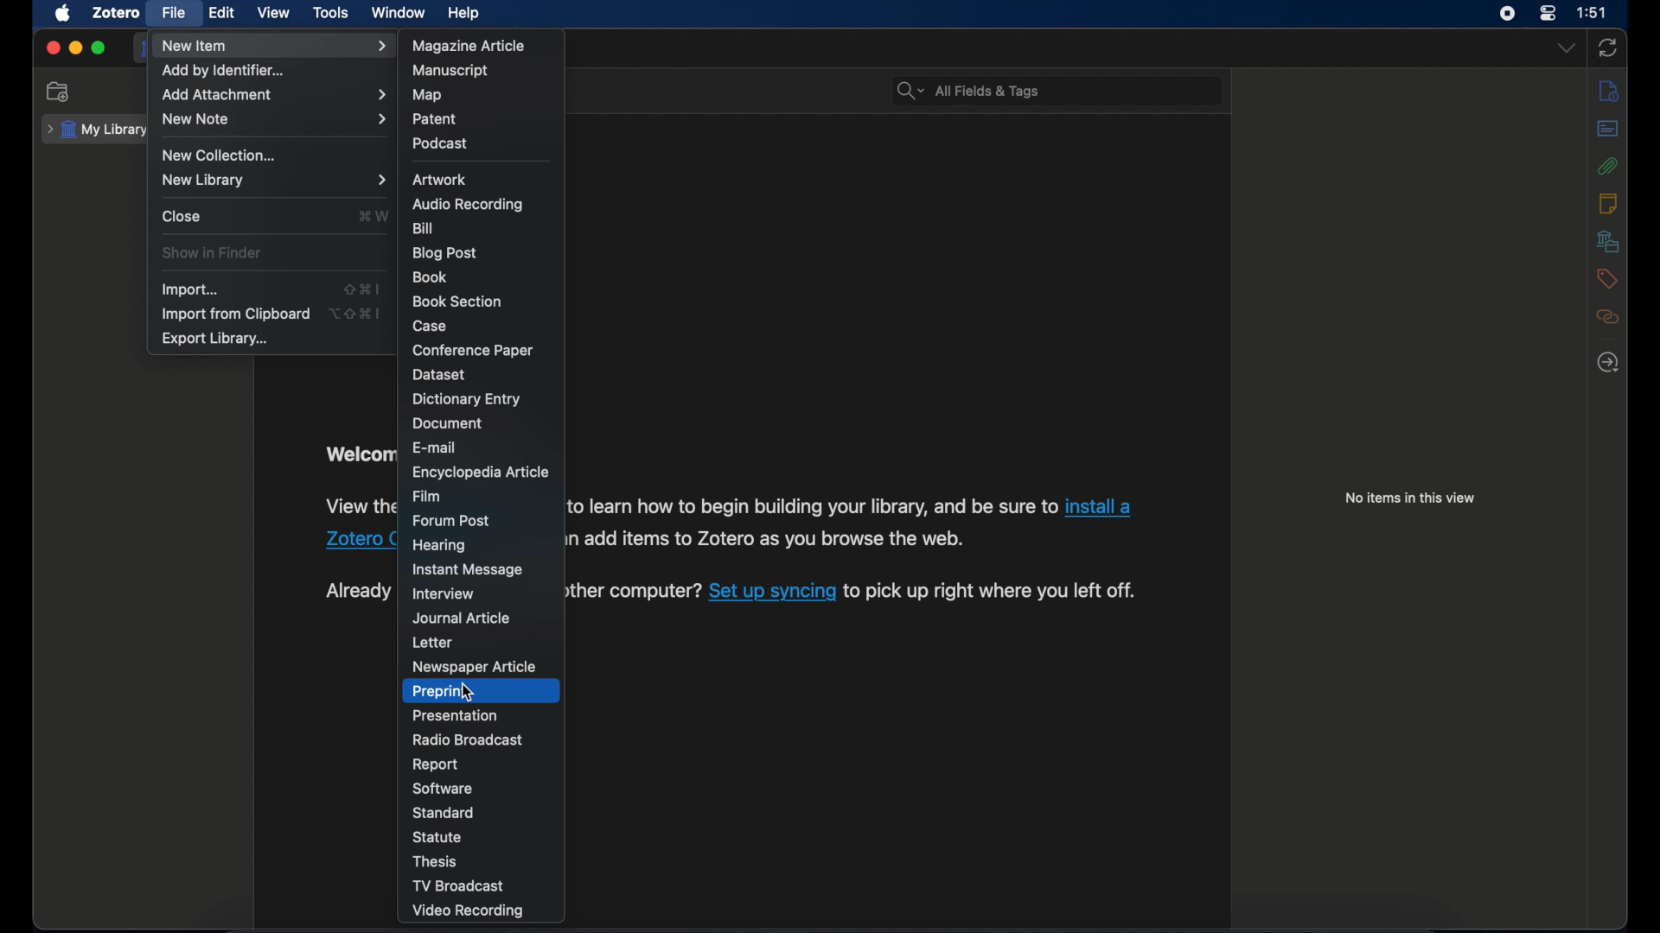  Describe the element at coordinates (439, 836) in the screenshot. I see `statue` at that location.